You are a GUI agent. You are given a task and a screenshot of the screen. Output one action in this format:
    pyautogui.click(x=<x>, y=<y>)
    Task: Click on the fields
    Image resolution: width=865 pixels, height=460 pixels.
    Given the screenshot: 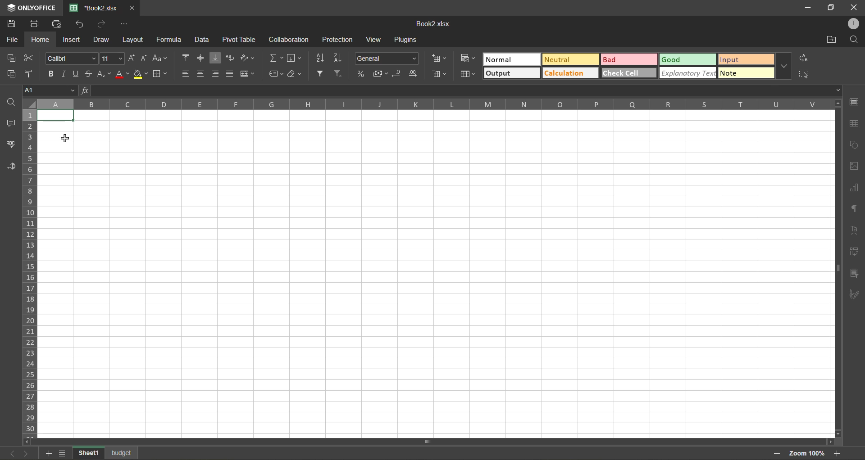 What is the action you would take?
    pyautogui.click(x=294, y=58)
    